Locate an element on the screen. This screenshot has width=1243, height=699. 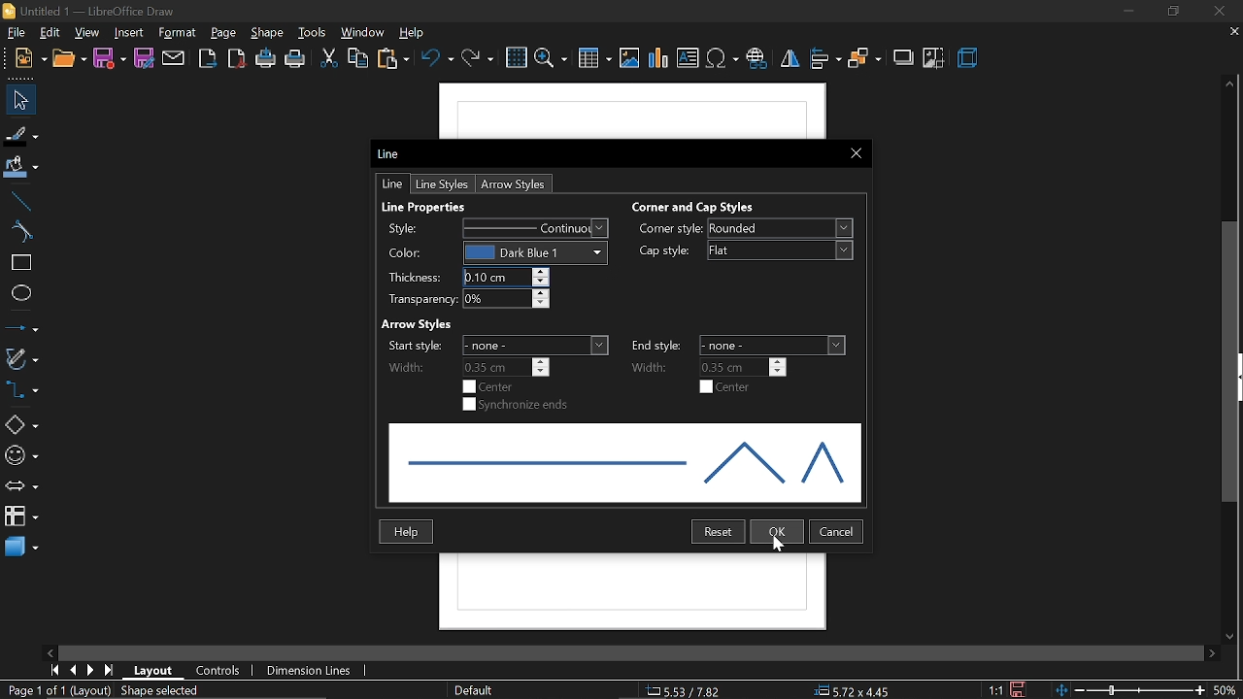
flowchart is located at coordinates (18, 516).